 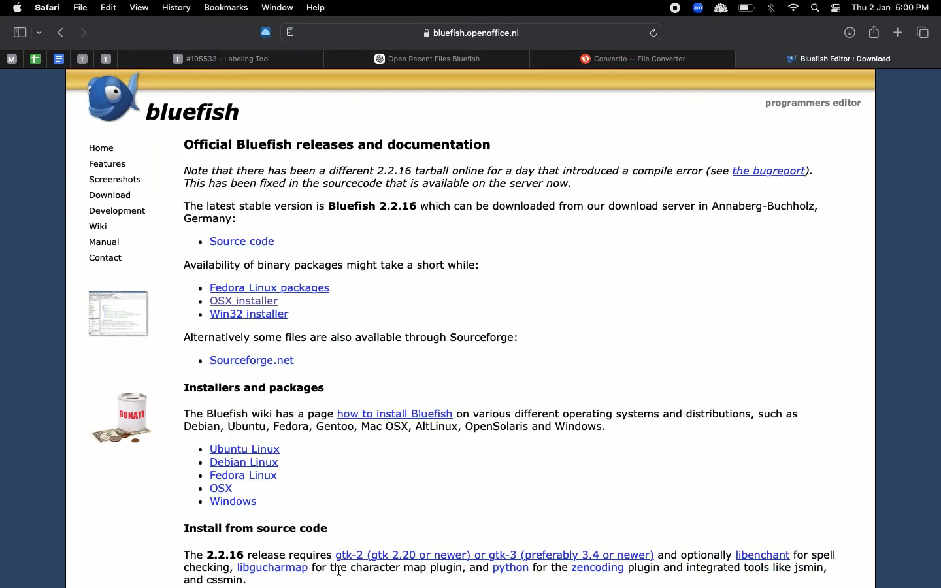 What do you see at coordinates (119, 8) in the screenshot?
I see `edit` at bounding box center [119, 8].